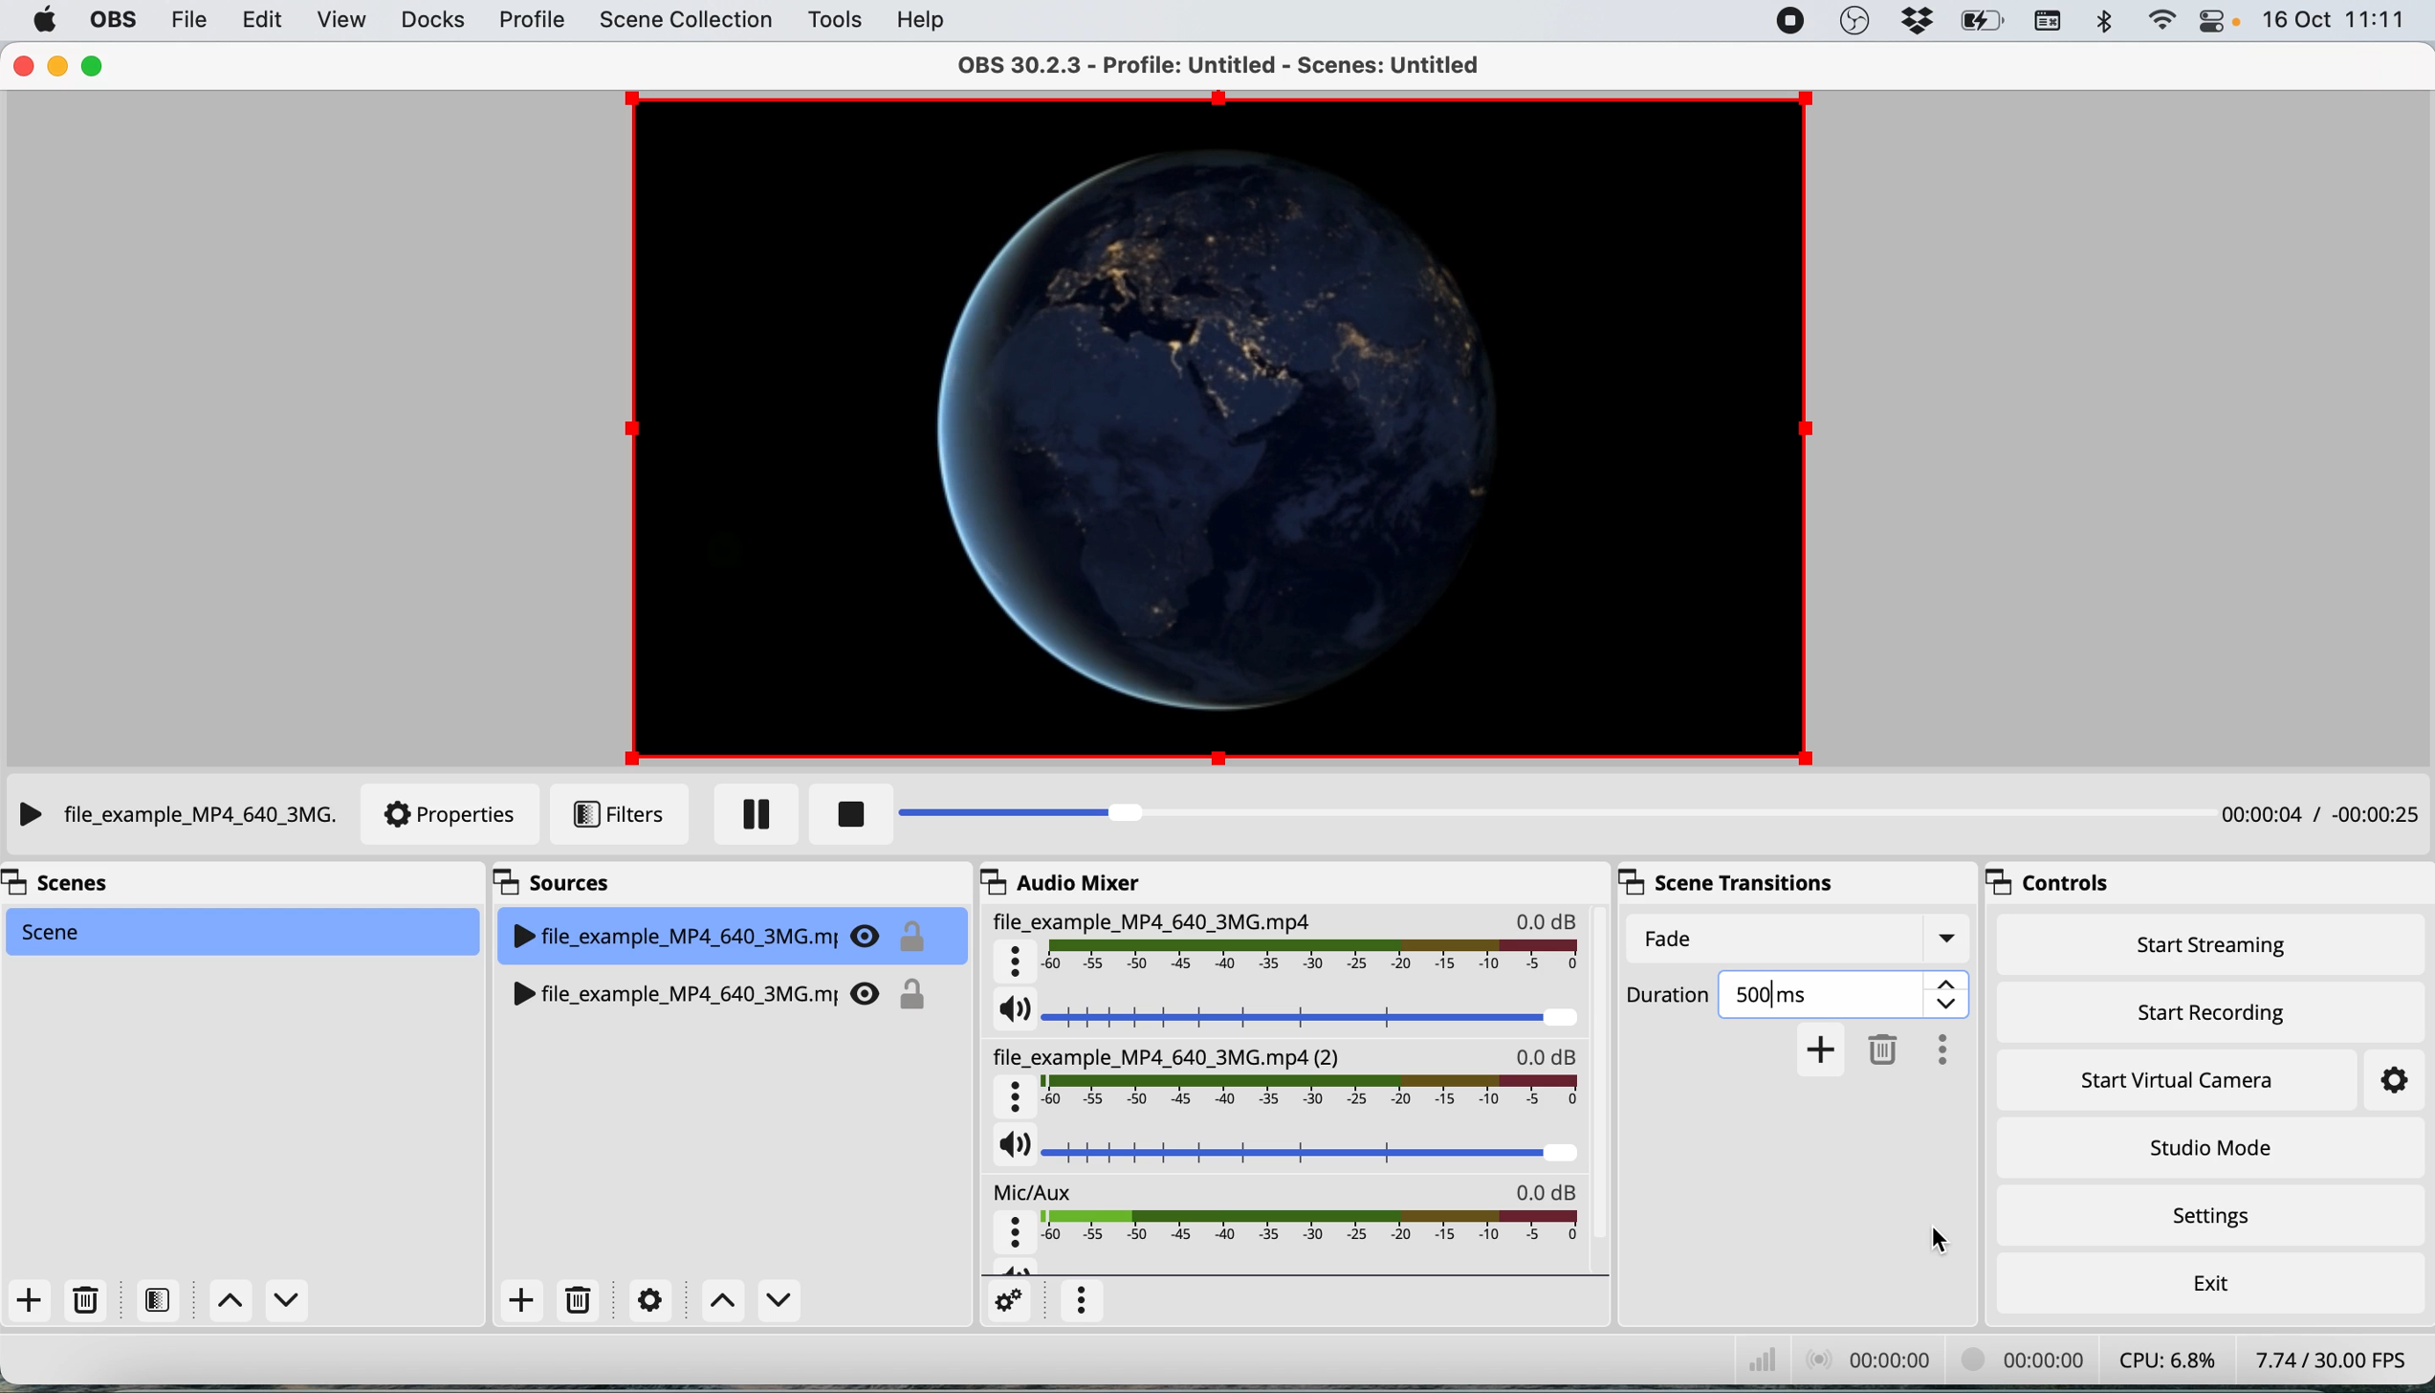  What do you see at coordinates (1873, 1360) in the screenshot?
I see `audio recording timestamp` at bounding box center [1873, 1360].